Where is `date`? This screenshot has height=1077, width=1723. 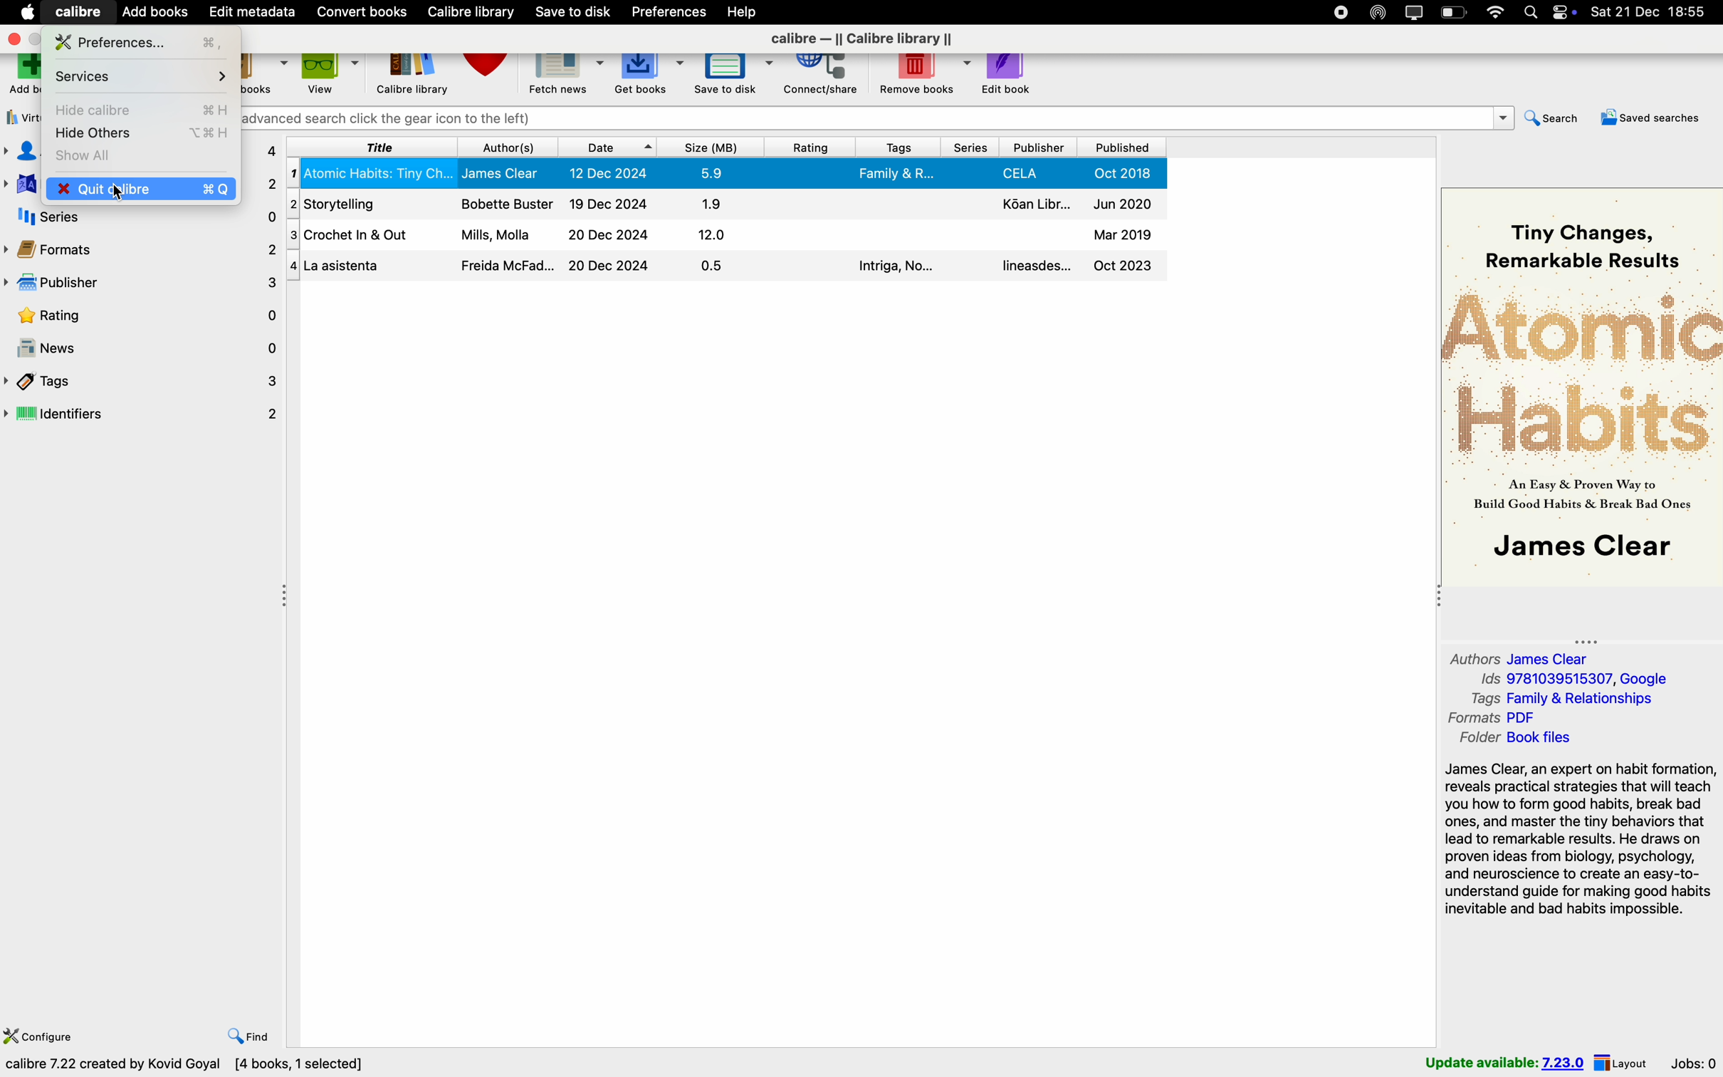
date is located at coordinates (607, 147).